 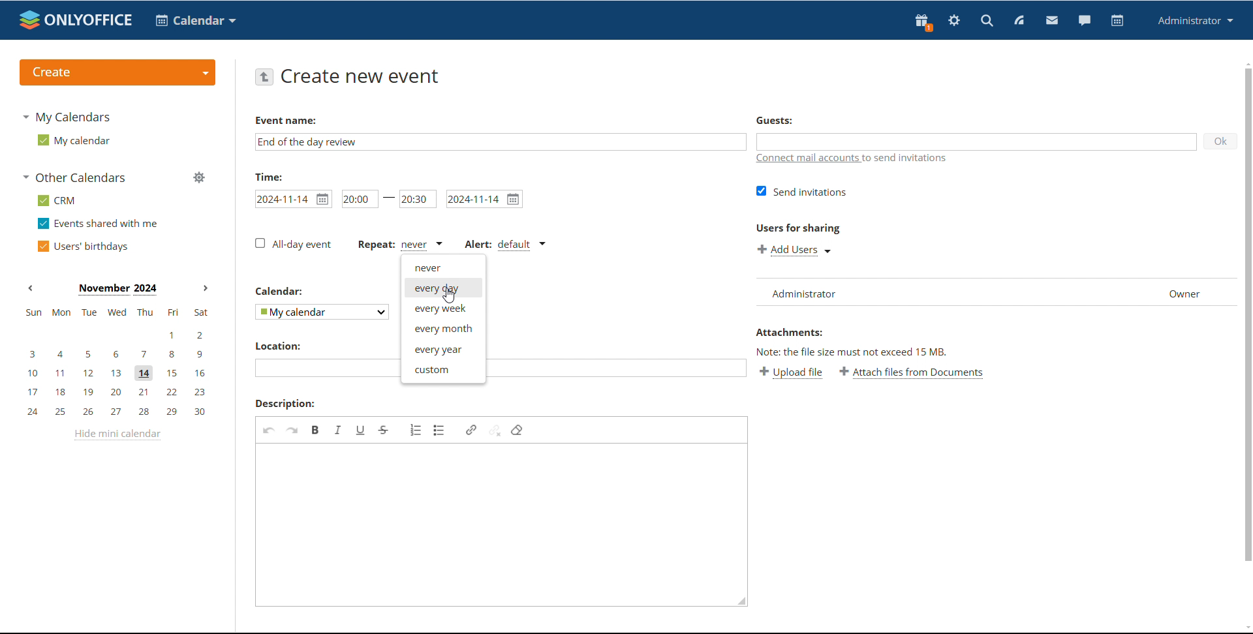 What do you see at coordinates (1248, 314) in the screenshot?
I see `scrollbar` at bounding box center [1248, 314].